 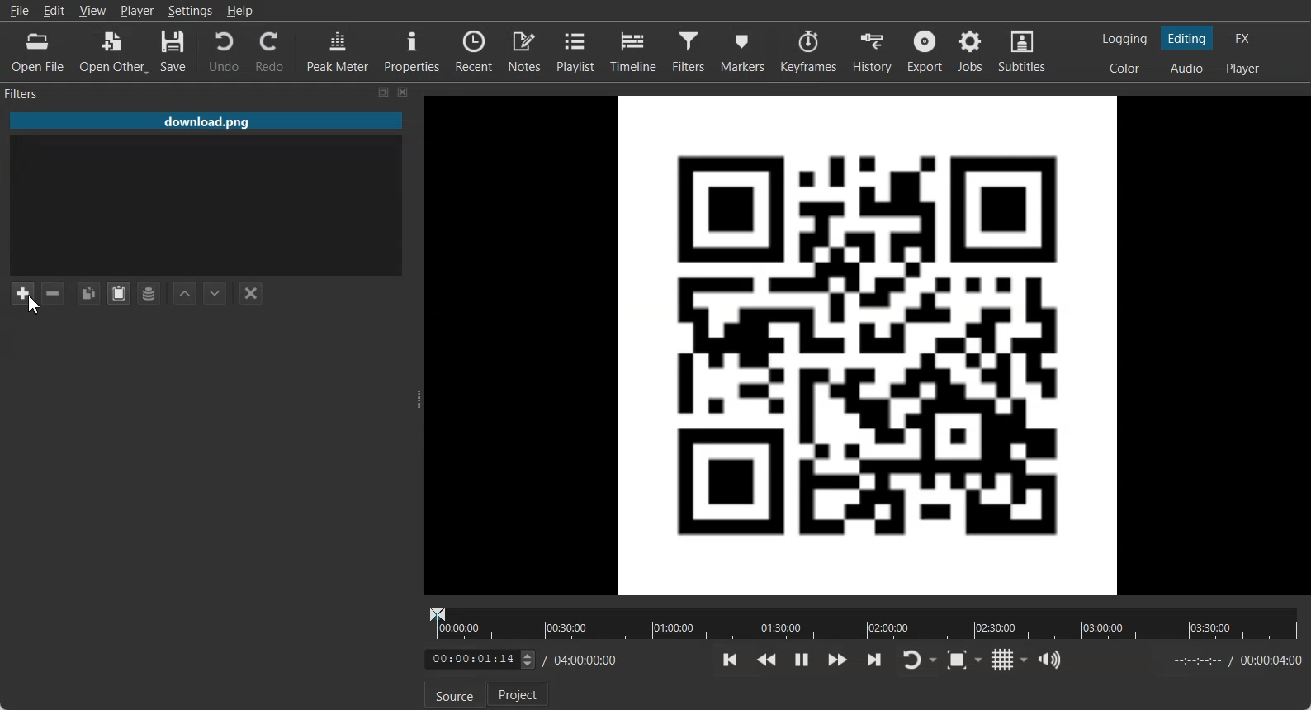 What do you see at coordinates (22, 292) in the screenshot?
I see `Add a filter` at bounding box center [22, 292].